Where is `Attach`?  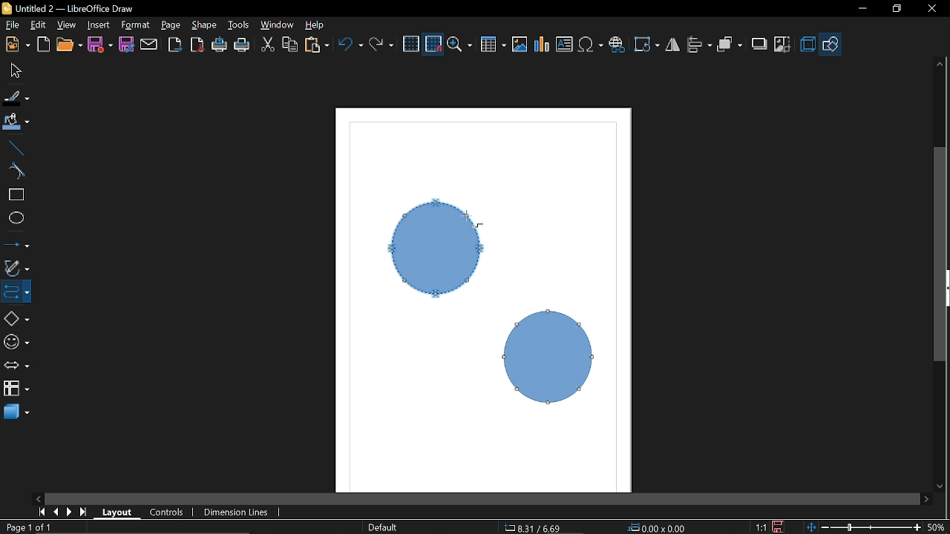 Attach is located at coordinates (149, 44).